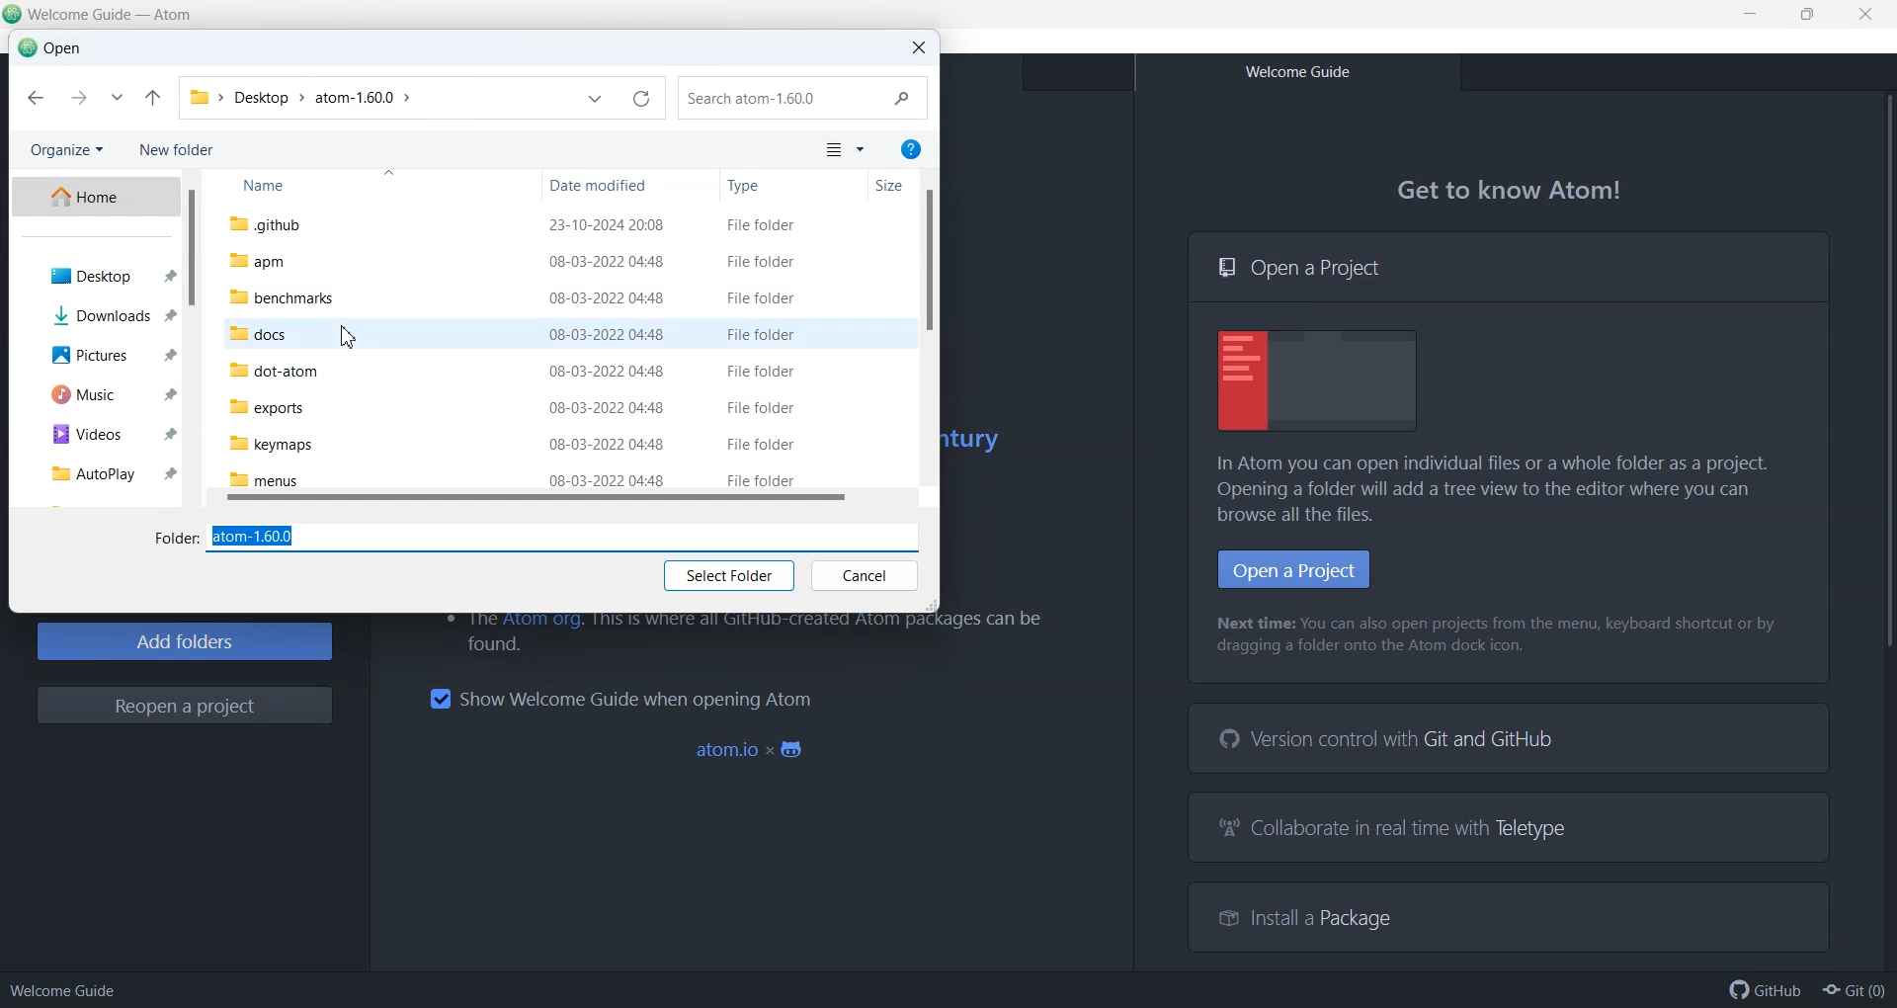  I want to click on Get Help, so click(911, 148).